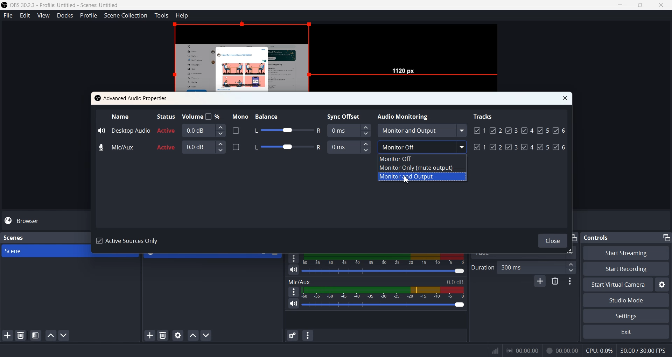  I want to click on Enable disable , so click(236, 130).